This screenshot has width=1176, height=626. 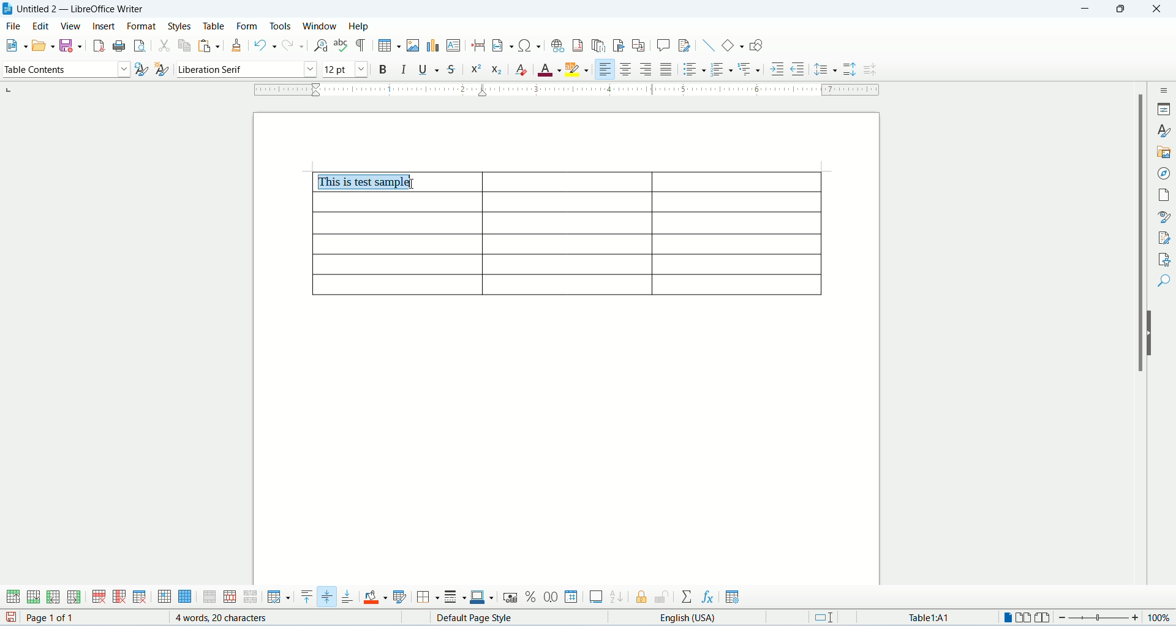 What do you see at coordinates (778, 69) in the screenshot?
I see `increase indent` at bounding box center [778, 69].